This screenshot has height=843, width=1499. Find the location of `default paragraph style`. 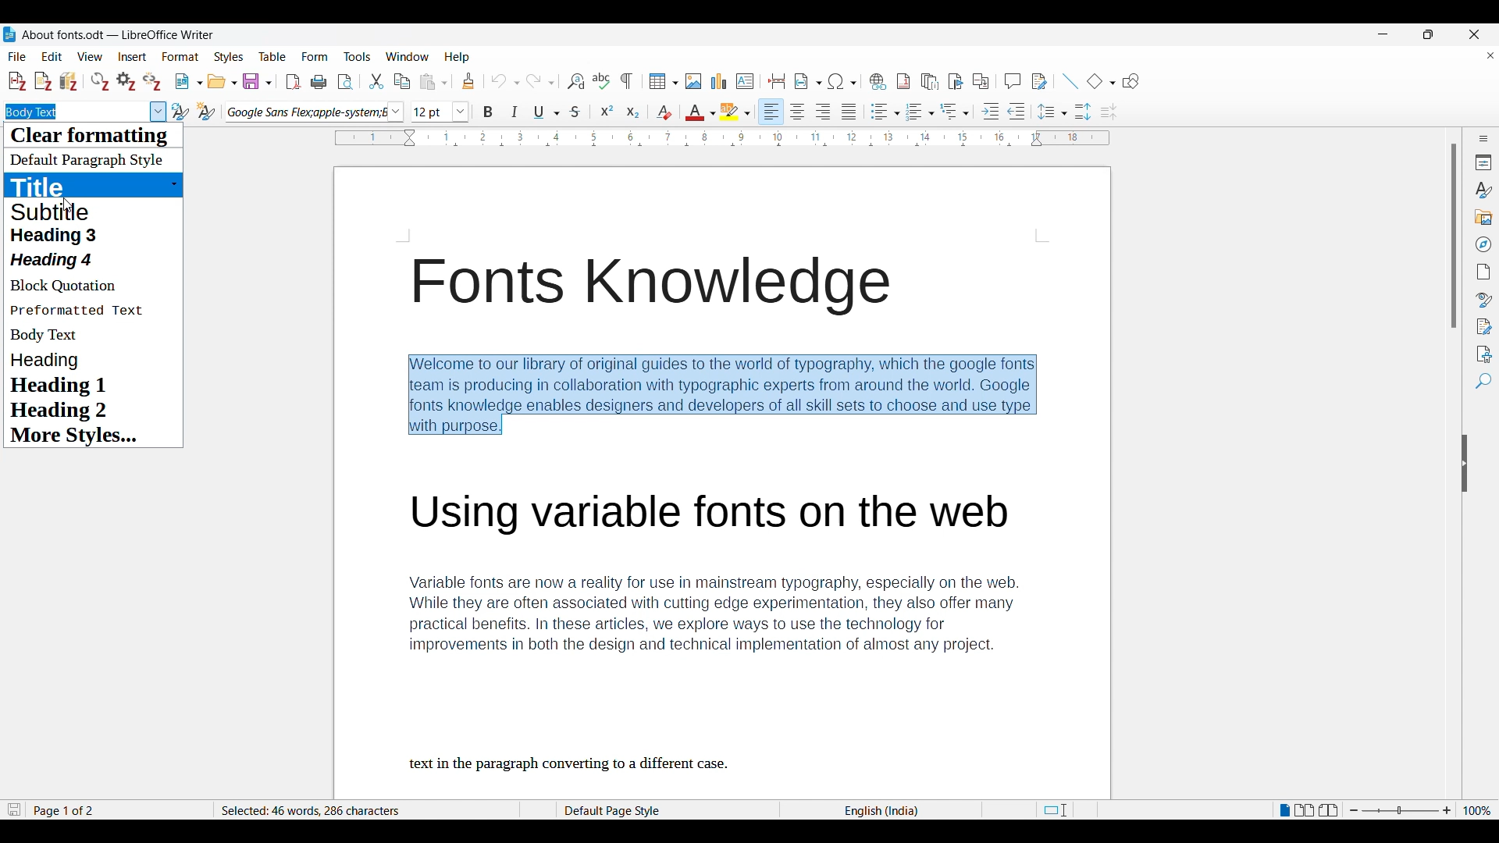

default paragraph style is located at coordinates (62, 234).